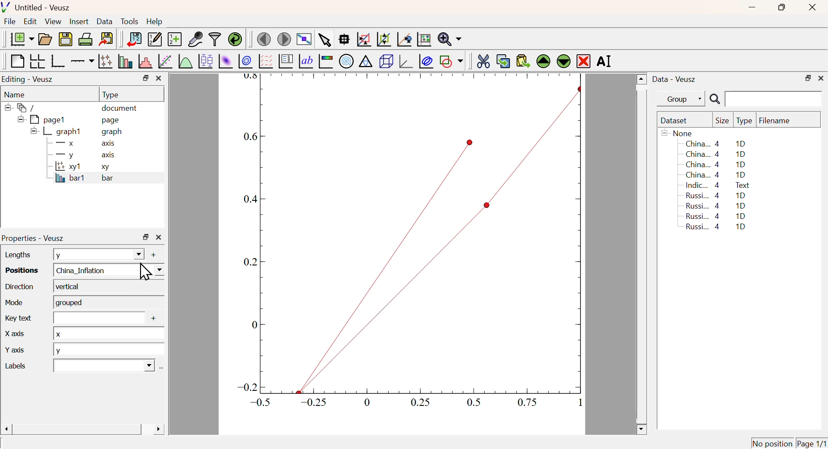  Describe the element at coordinates (642, 255) in the screenshot. I see `Scroll` at that location.